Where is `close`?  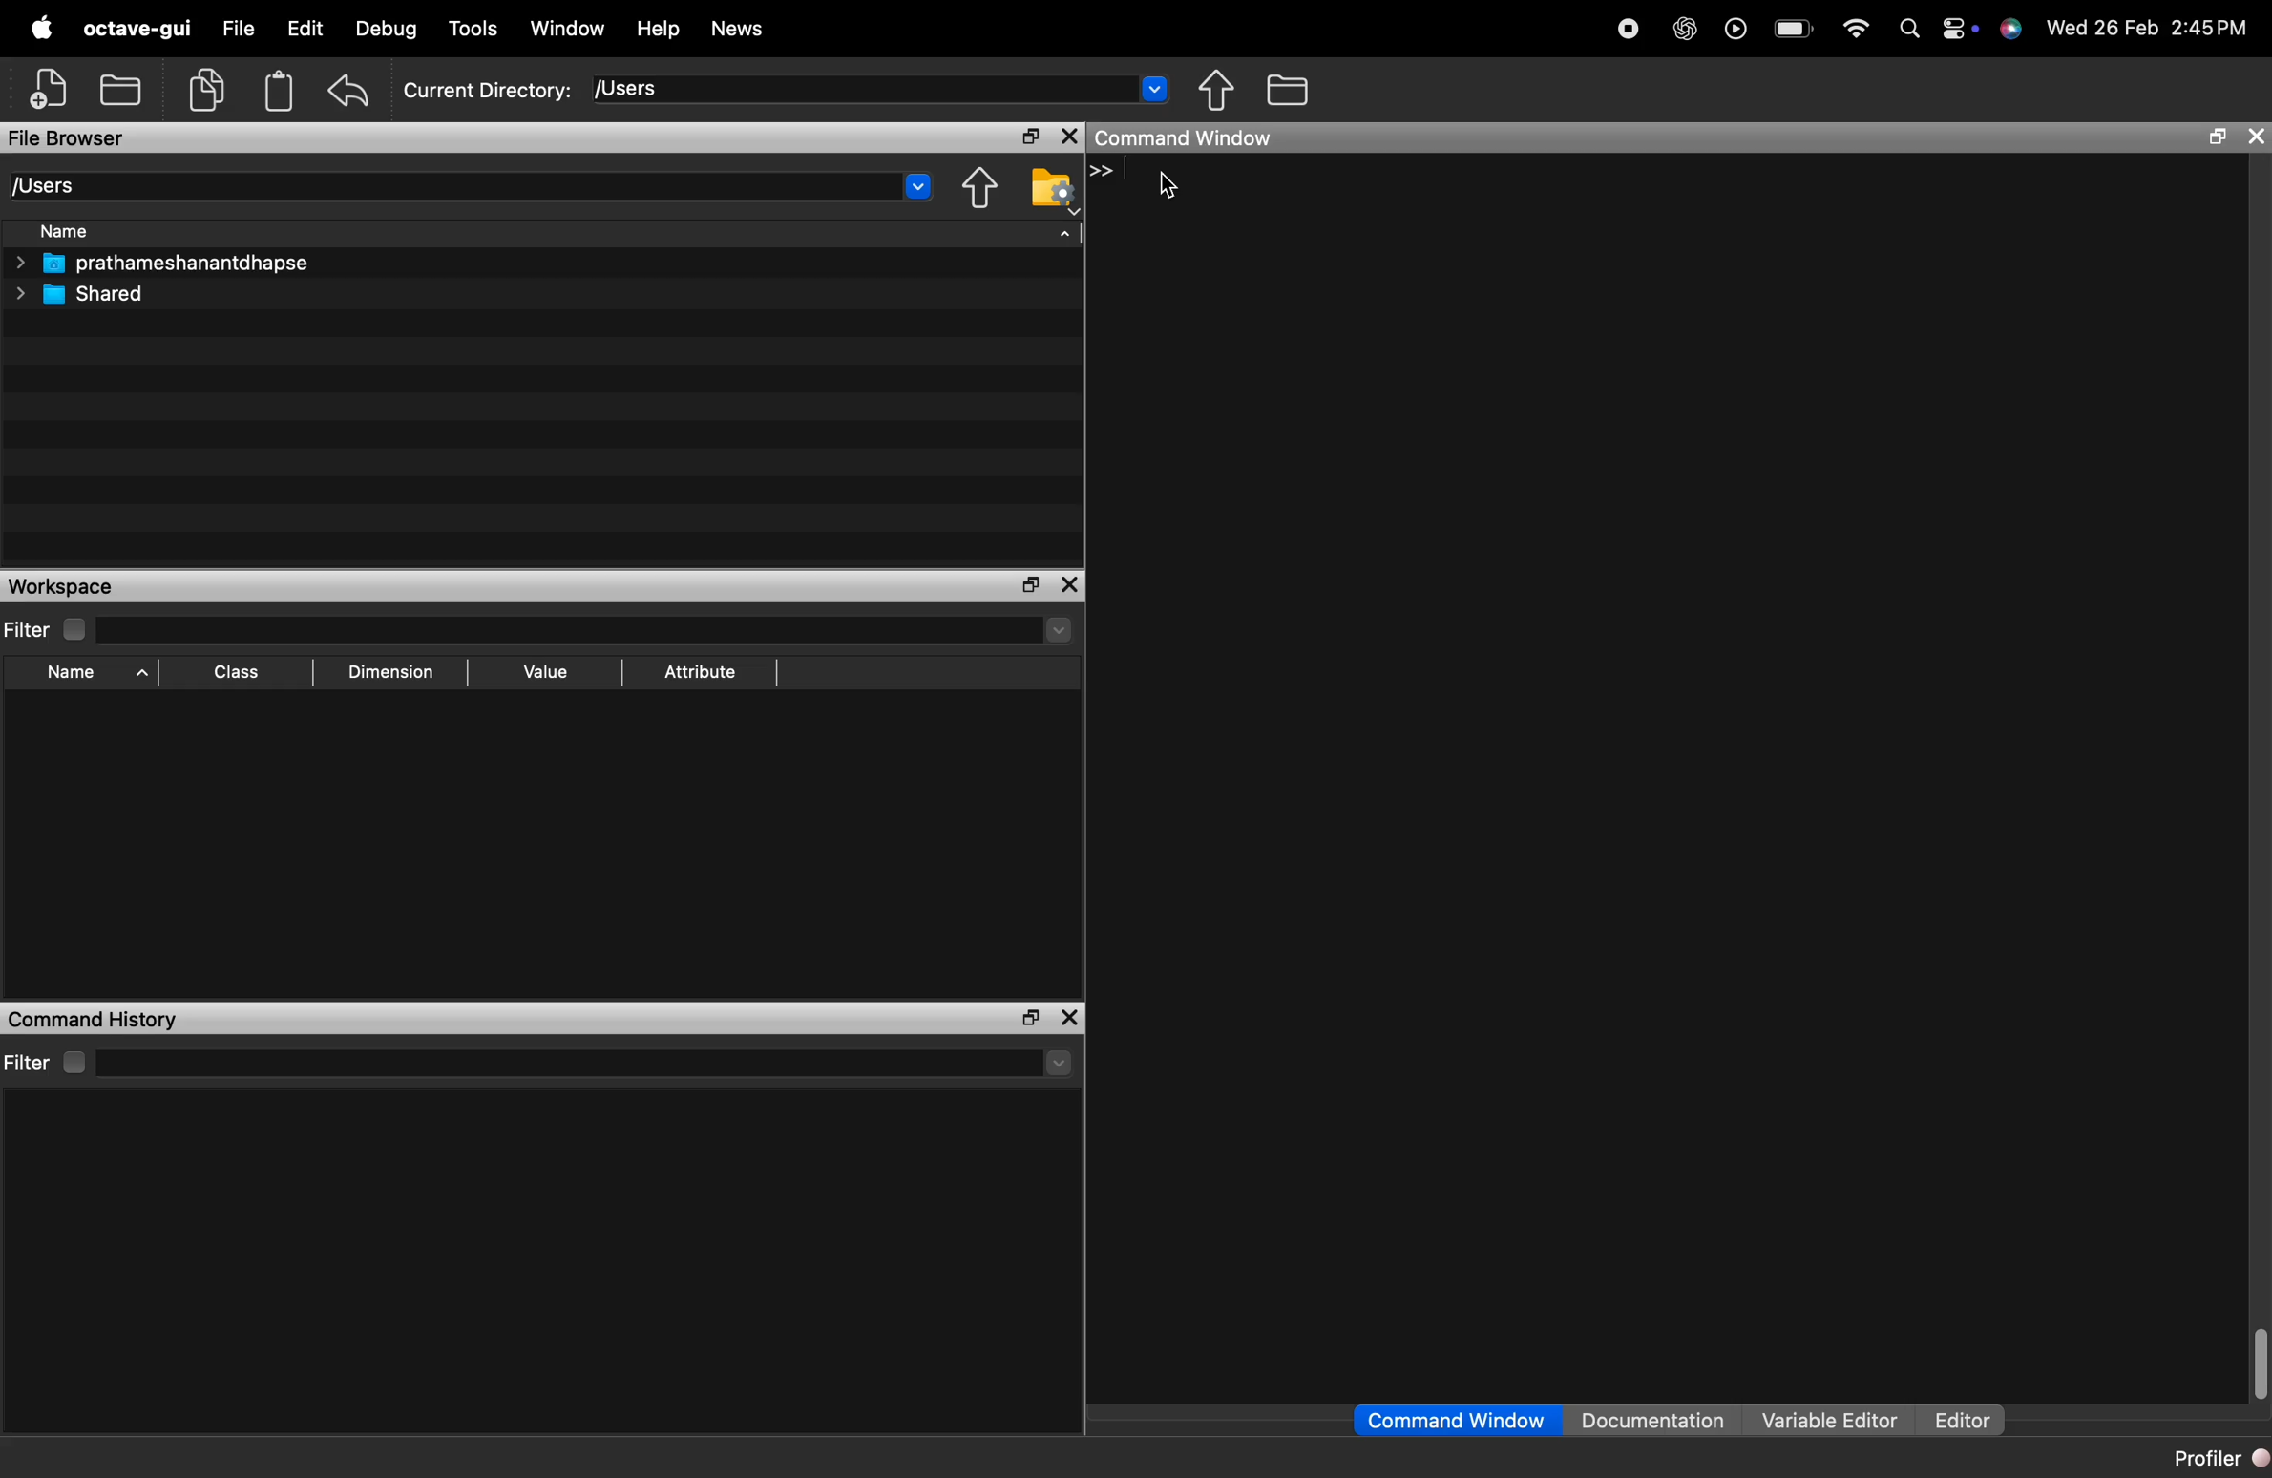
close is located at coordinates (2258, 137).